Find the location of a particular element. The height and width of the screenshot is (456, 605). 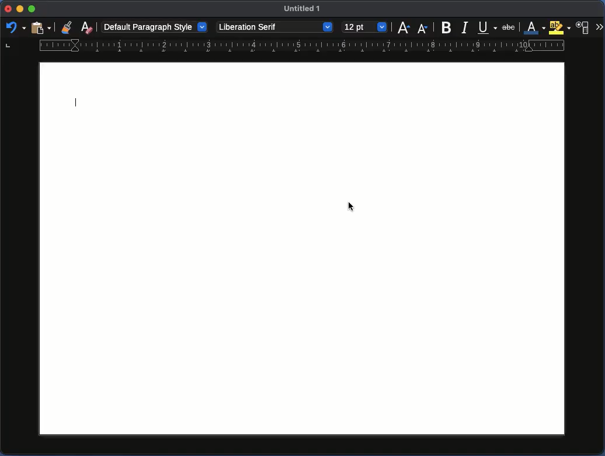

Underline is located at coordinates (488, 27).